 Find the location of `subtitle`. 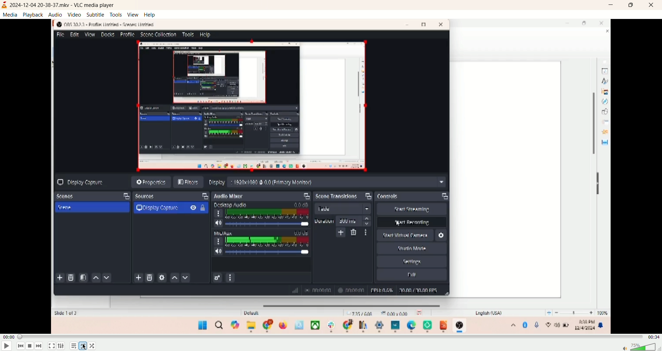

subtitle is located at coordinates (96, 15).